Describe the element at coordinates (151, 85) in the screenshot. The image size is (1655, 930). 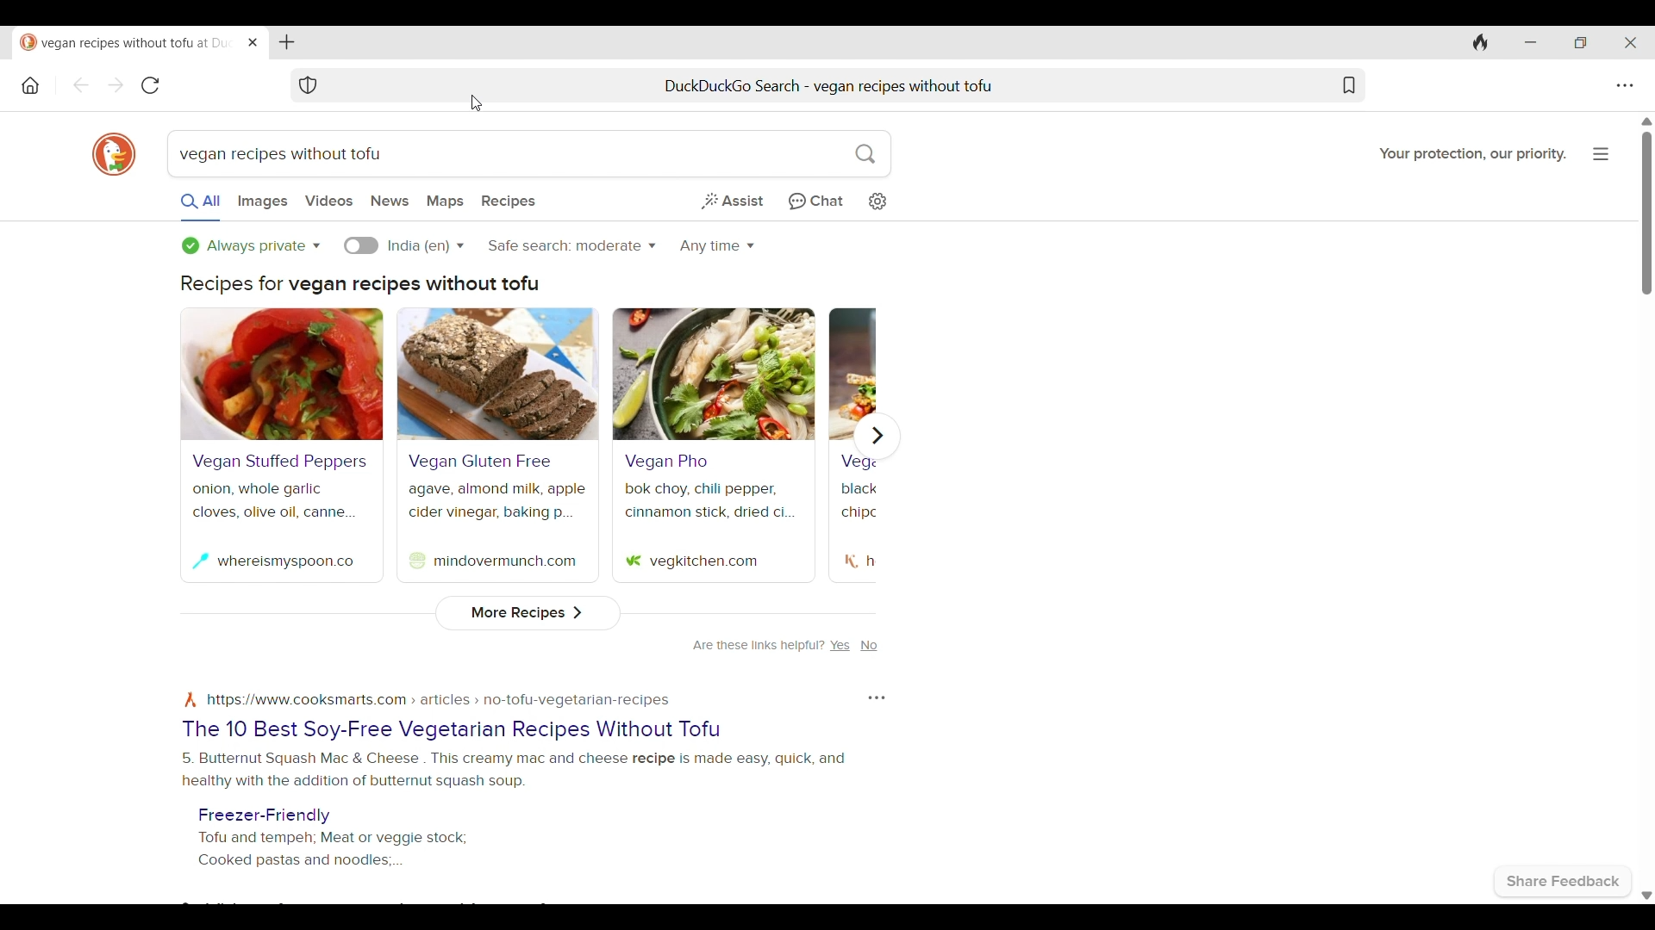
I see `Reload page` at that location.